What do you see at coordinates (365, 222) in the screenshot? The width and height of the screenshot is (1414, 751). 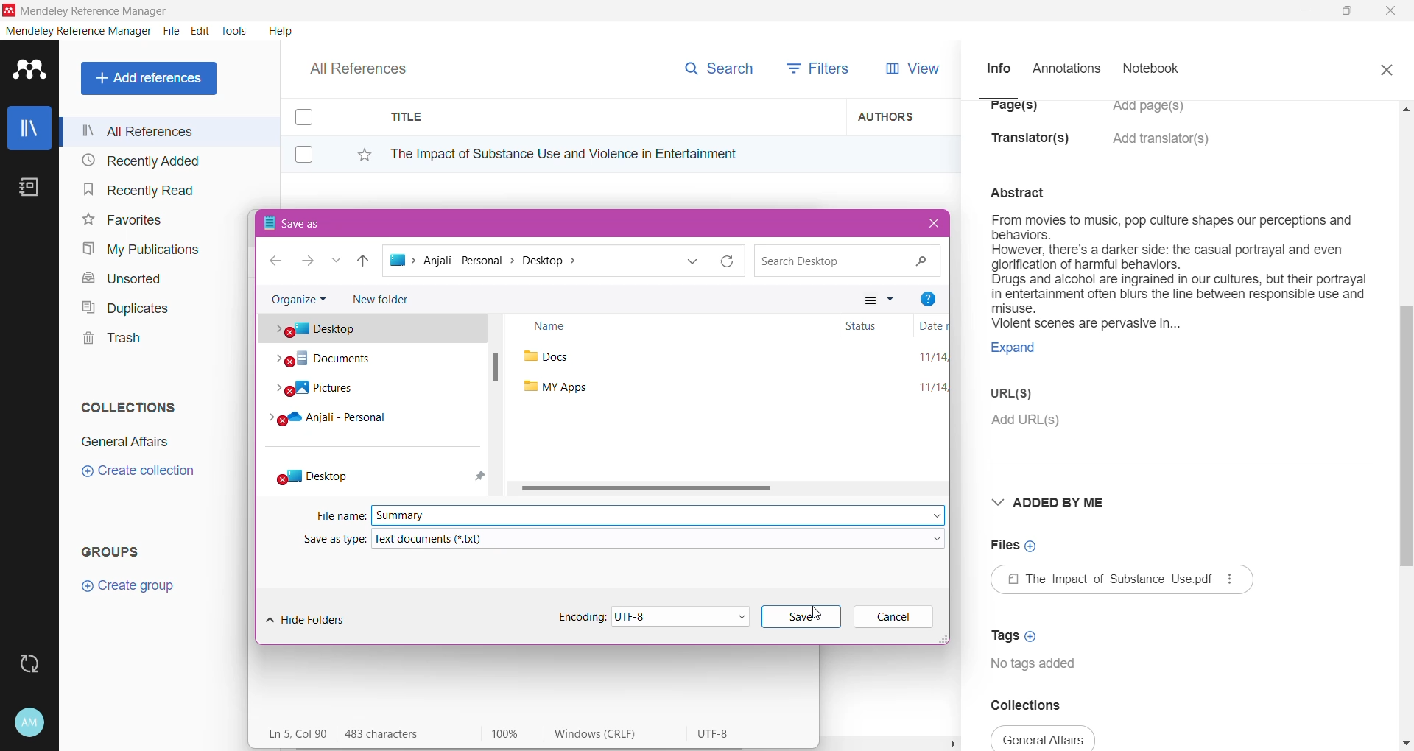 I see `Save As` at bounding box center [365, 222].